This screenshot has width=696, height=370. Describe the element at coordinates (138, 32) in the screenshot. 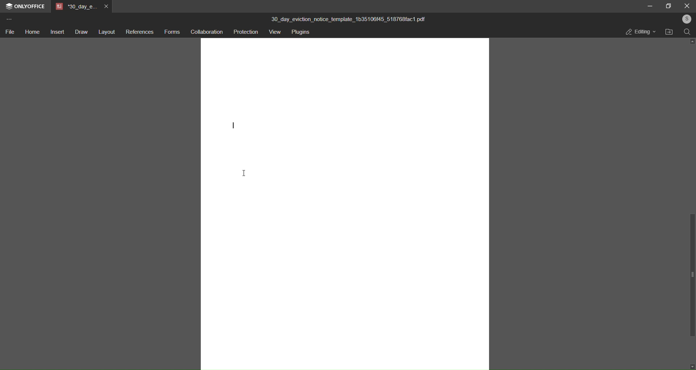

I see `references` at that location.